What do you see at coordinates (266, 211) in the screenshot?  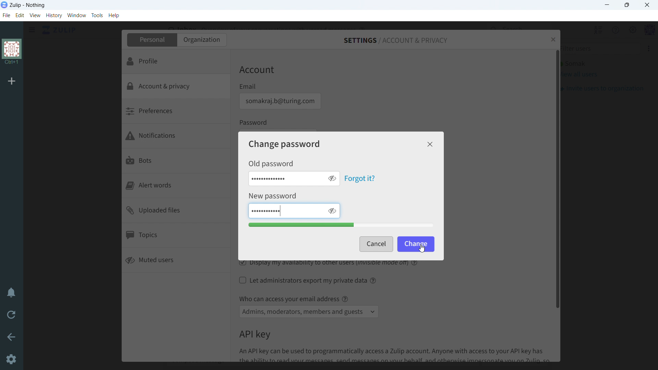 I see `new password entered` at bounding box center [266, 211].